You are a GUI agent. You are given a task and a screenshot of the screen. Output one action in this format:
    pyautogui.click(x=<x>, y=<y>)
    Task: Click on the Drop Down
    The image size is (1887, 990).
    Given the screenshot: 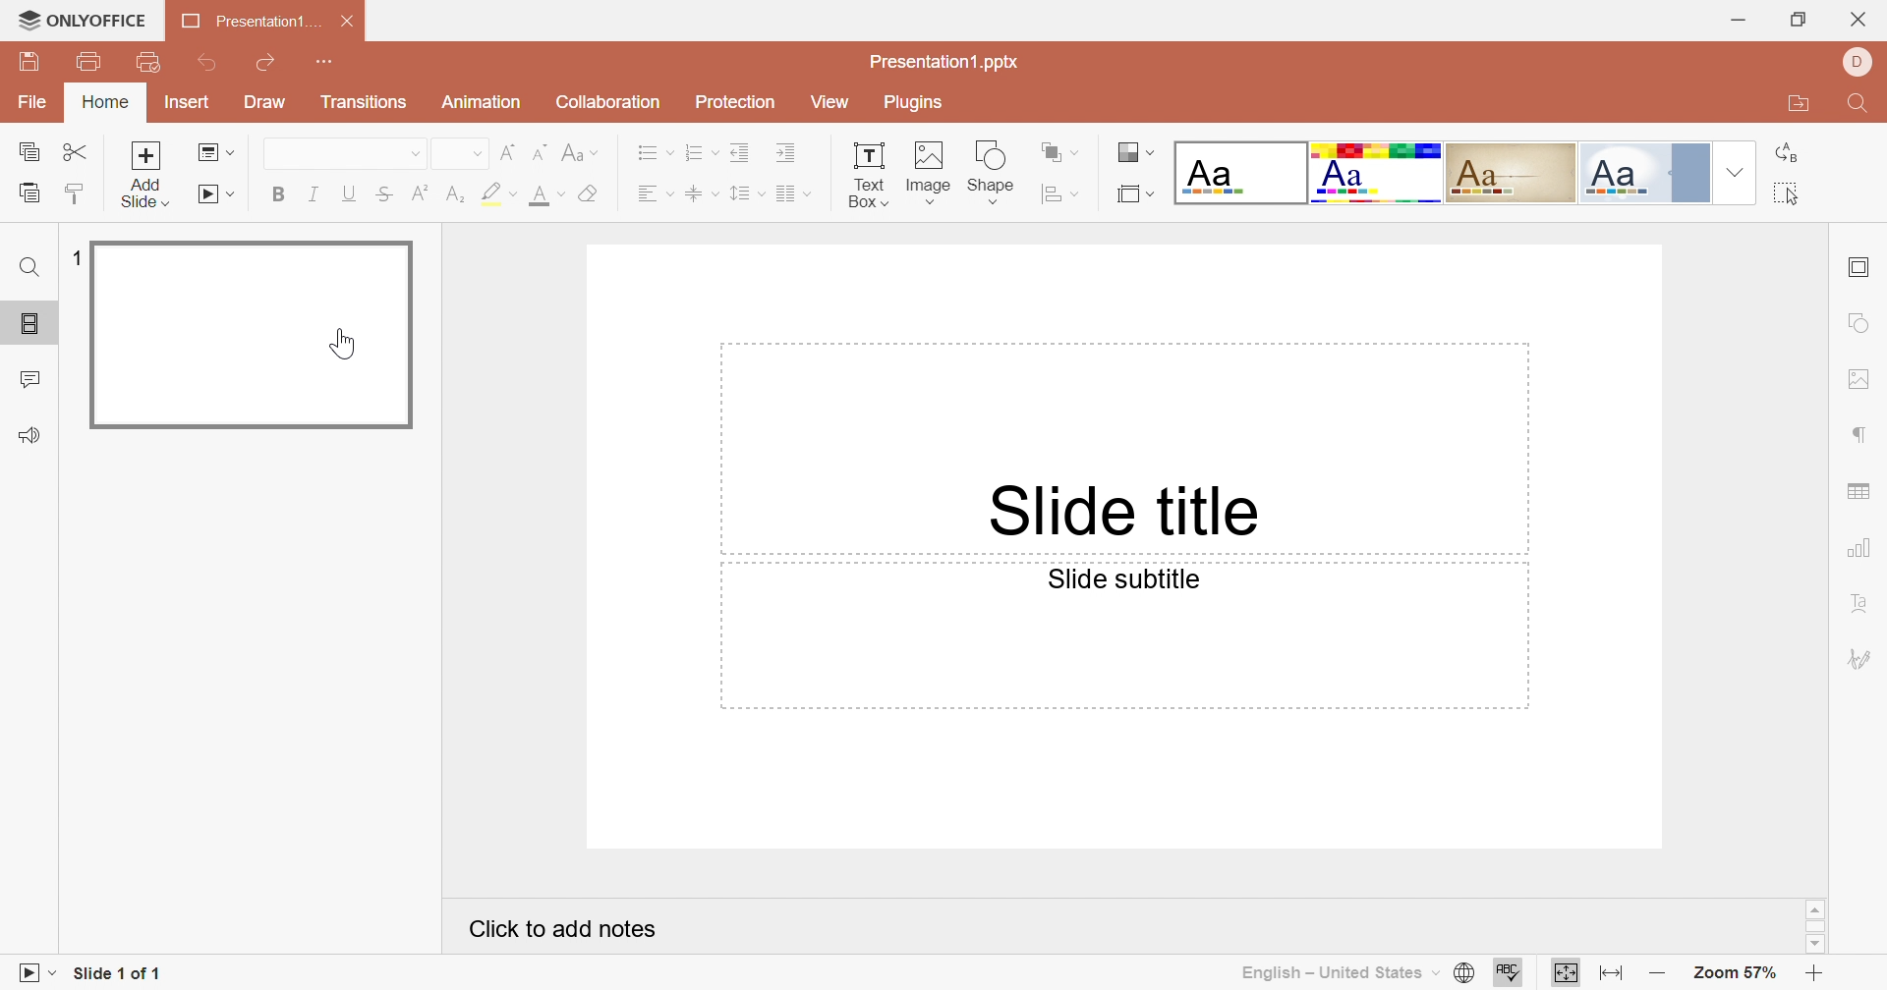 What is the action you would take?
    pyautogui.click(x=599, y=152)
    